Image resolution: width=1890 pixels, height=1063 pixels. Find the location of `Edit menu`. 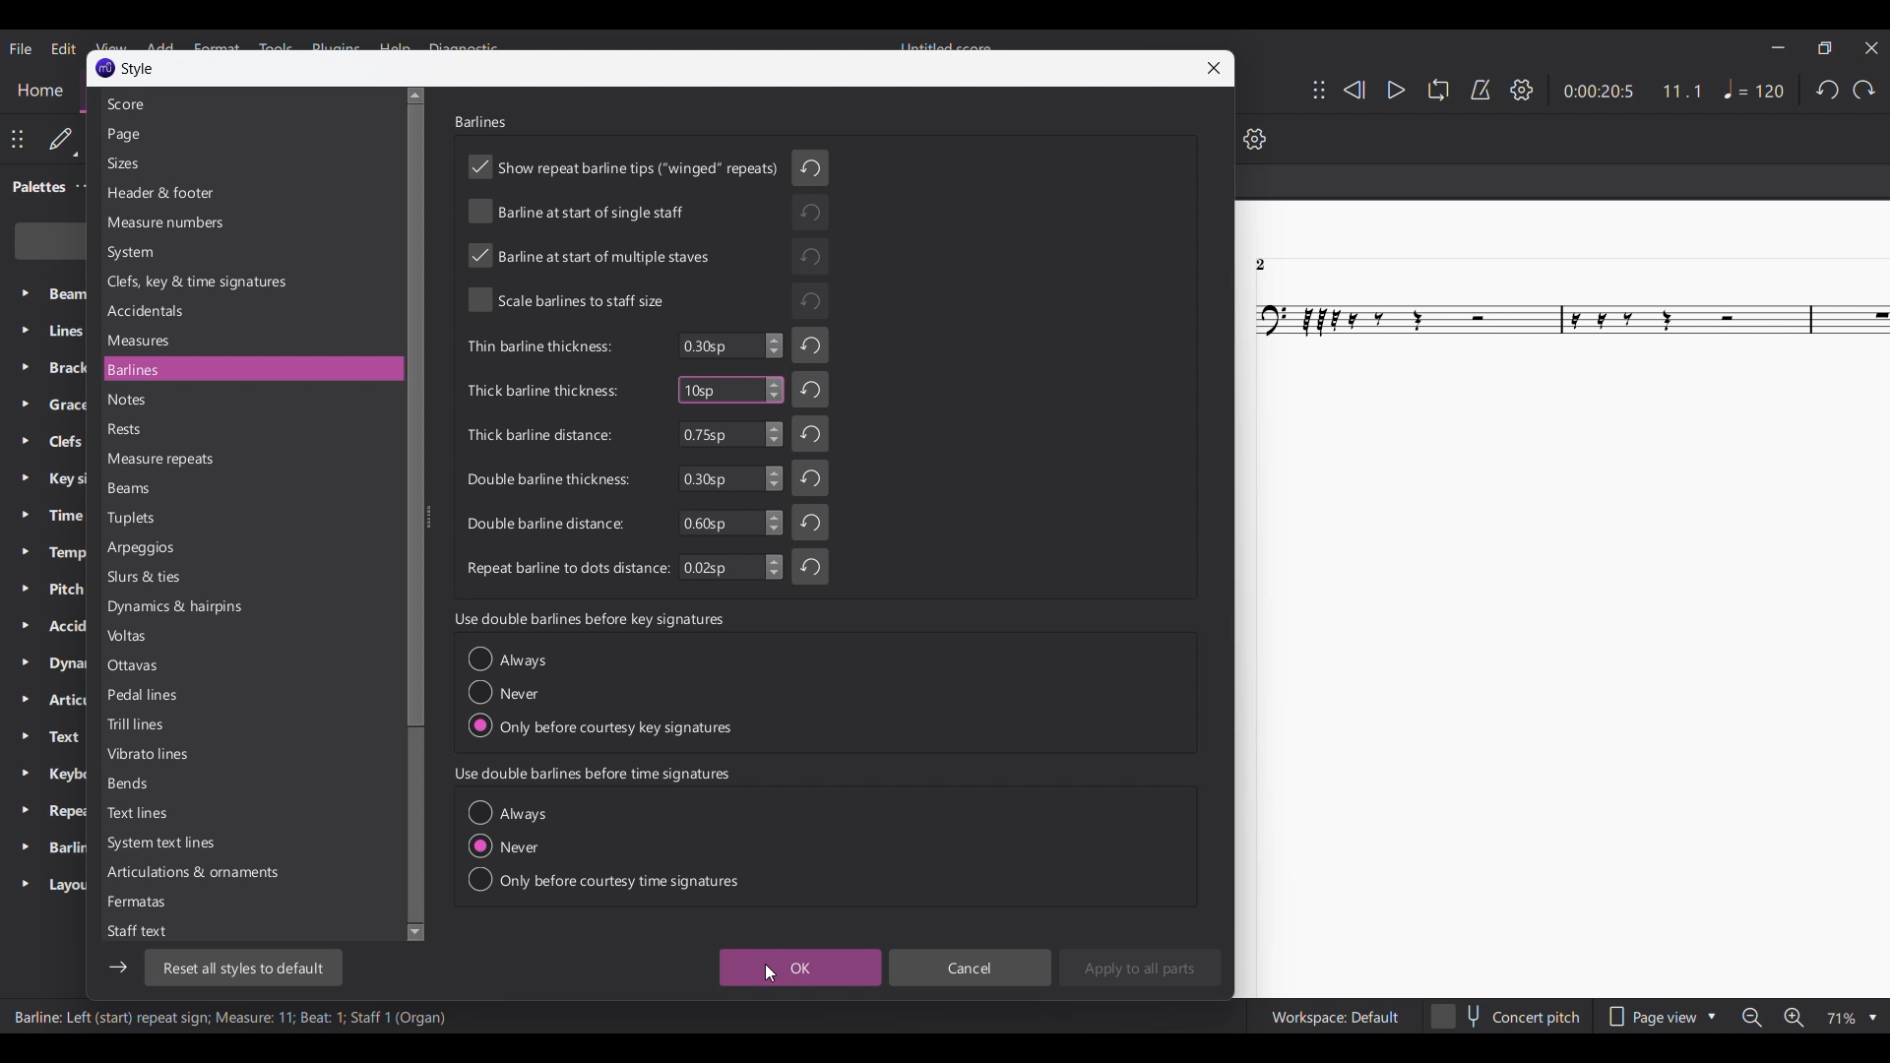

Edit menu is located at coordinates (65, 49).